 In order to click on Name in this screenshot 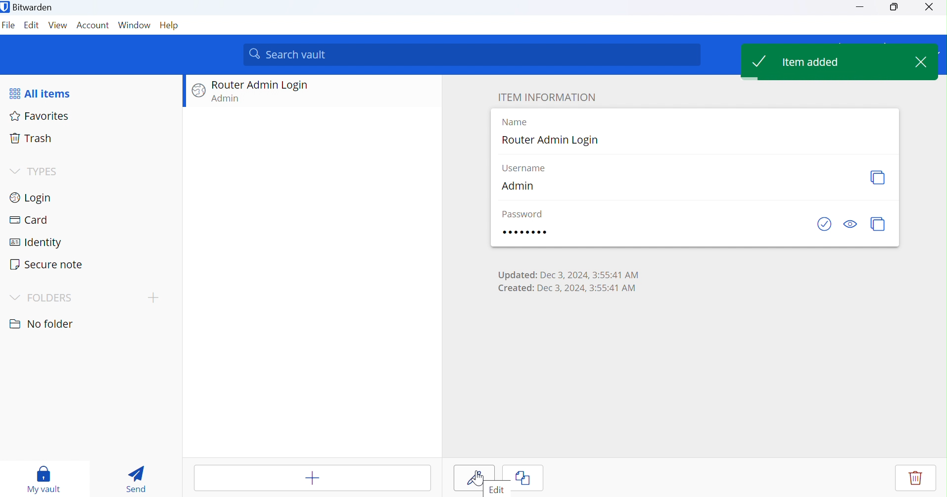, I will do `click(512, 120)`.